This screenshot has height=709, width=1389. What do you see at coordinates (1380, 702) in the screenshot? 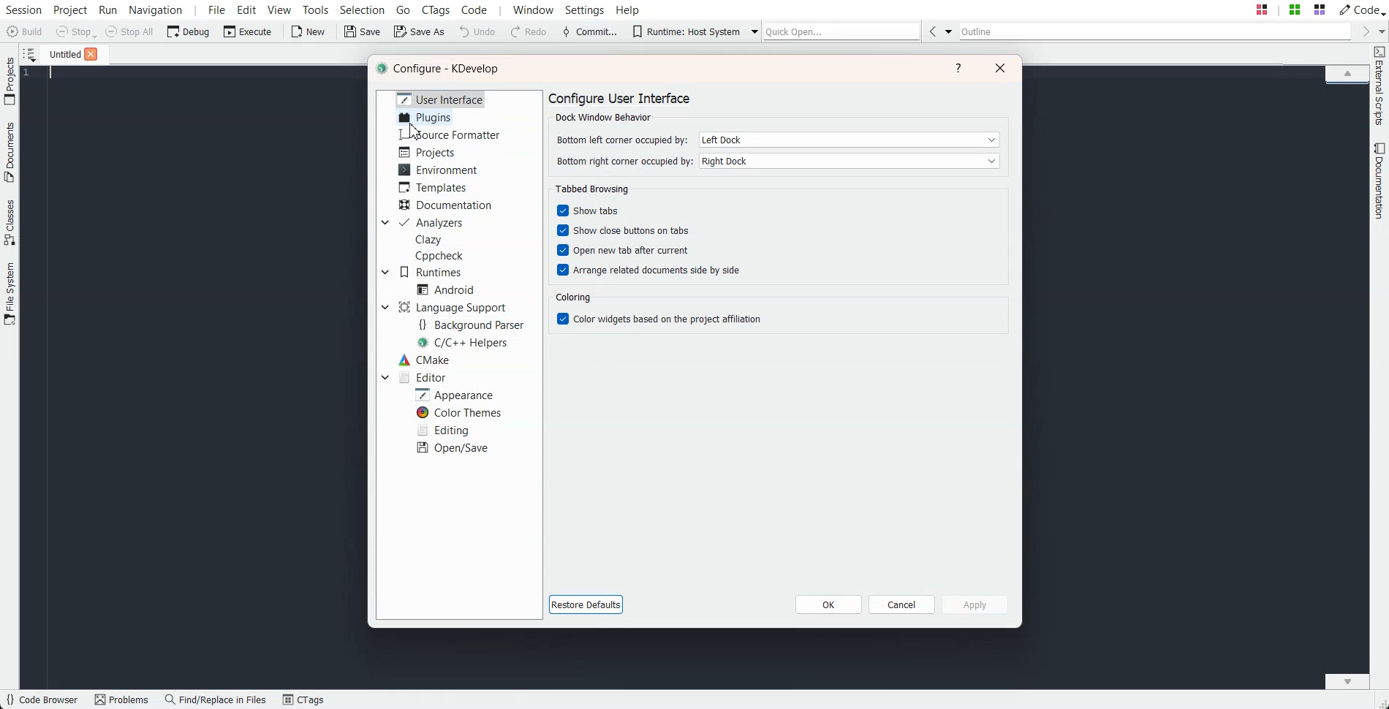
I see `Slide Shifter` at bounding box center [1380, 702].